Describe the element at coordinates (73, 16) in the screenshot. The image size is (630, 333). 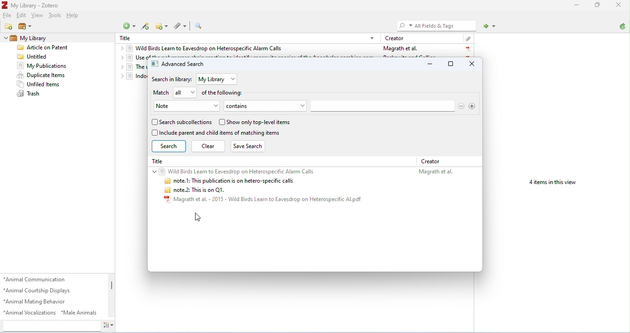
I see `help` at that location.